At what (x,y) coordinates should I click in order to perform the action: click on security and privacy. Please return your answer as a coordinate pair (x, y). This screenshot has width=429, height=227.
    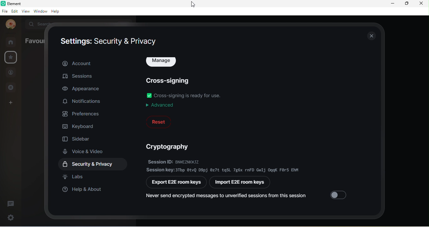
    Looking at the image, I should click on (95, 164).